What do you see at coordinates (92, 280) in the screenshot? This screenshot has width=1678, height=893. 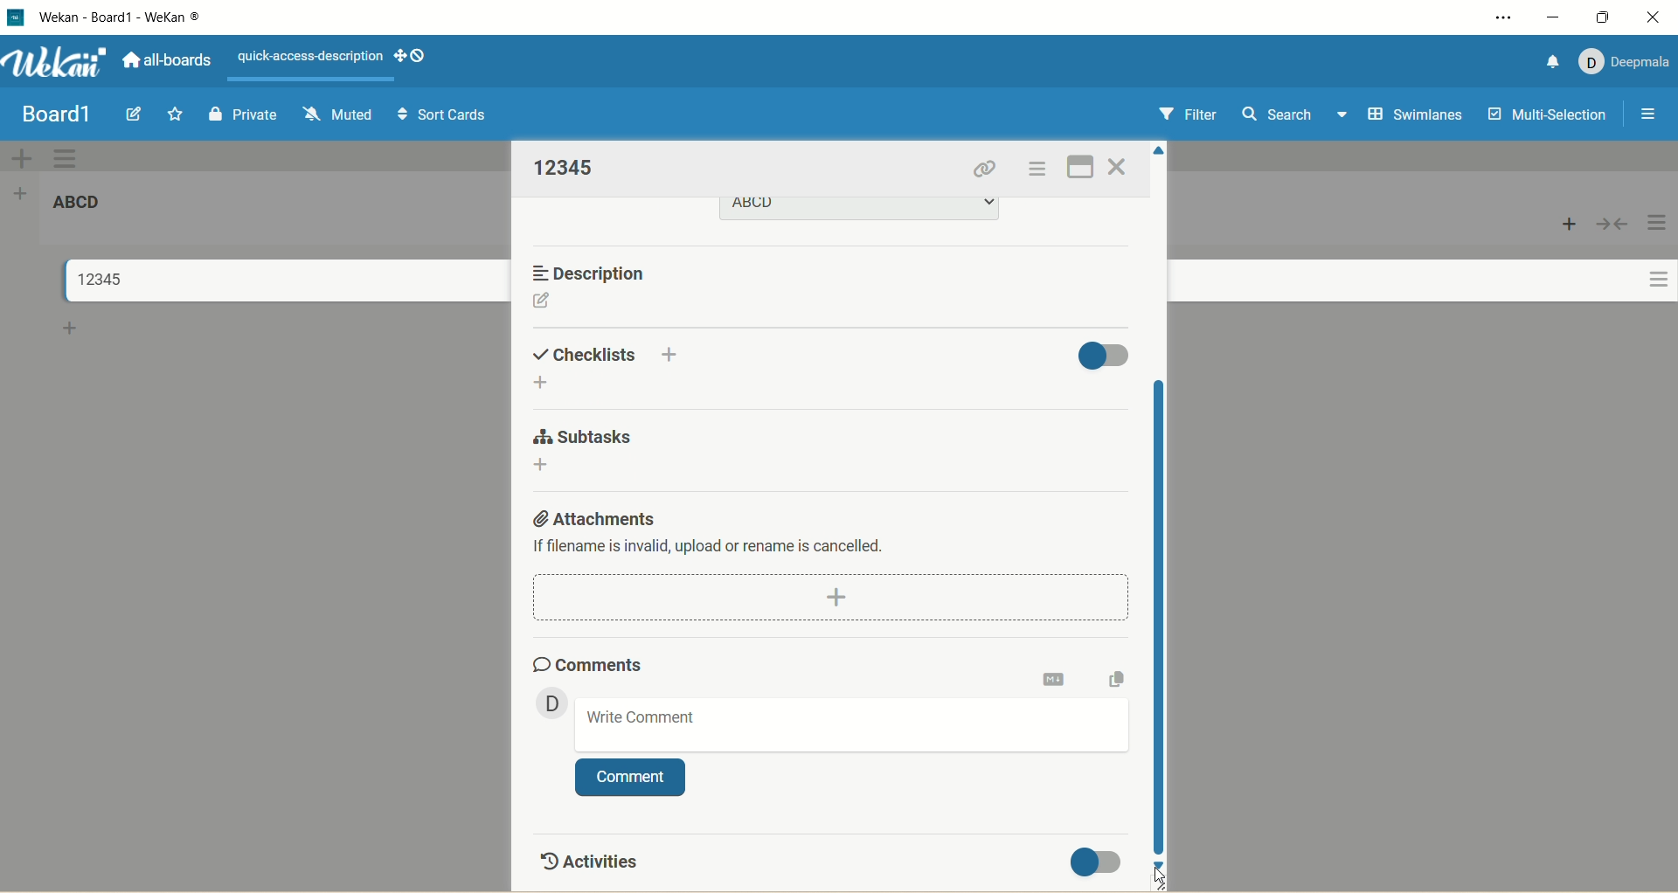 I see `title` at bounding box center [92, 280].